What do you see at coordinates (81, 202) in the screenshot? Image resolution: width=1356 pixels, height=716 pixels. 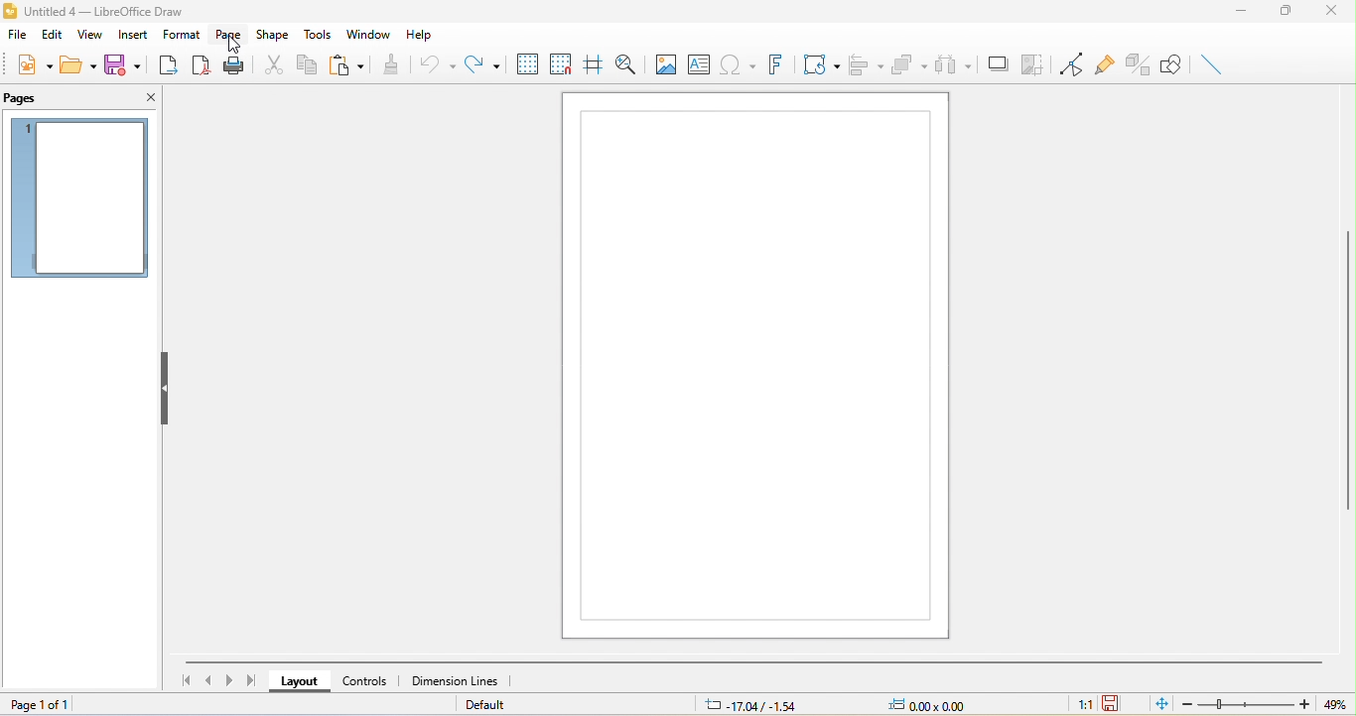 I see `page 1` at bounding box center [81, 202].